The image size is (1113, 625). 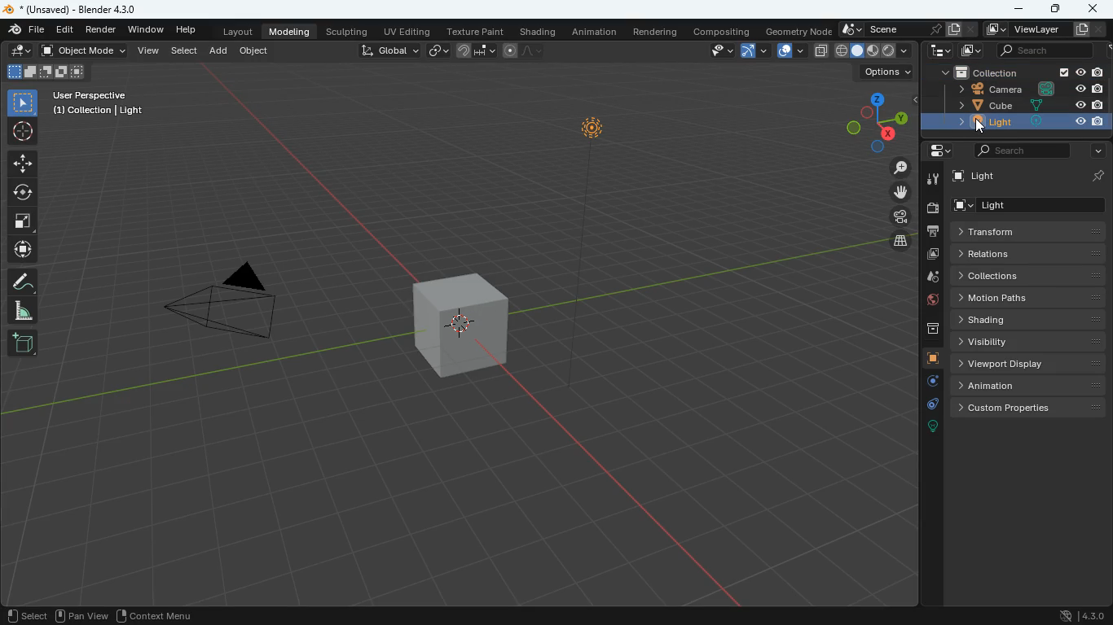 What do you see at coordinates (1030, 255) in the screenshot?
I see `relations` at bounding box center [1030, 255].